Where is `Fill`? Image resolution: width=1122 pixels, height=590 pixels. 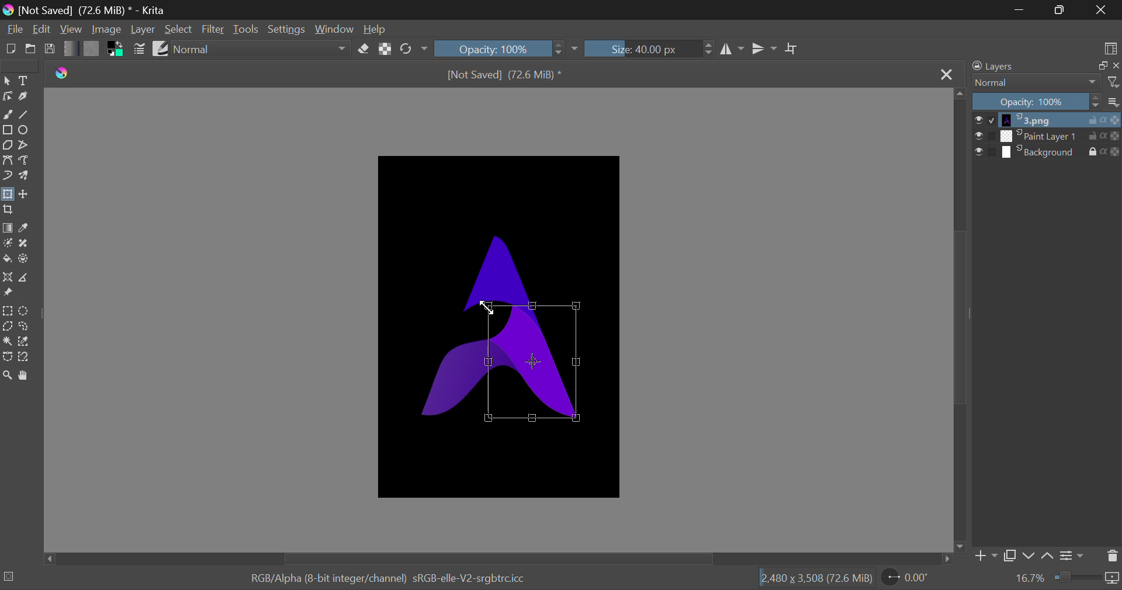 Fill is located at coordinates (8, 261).